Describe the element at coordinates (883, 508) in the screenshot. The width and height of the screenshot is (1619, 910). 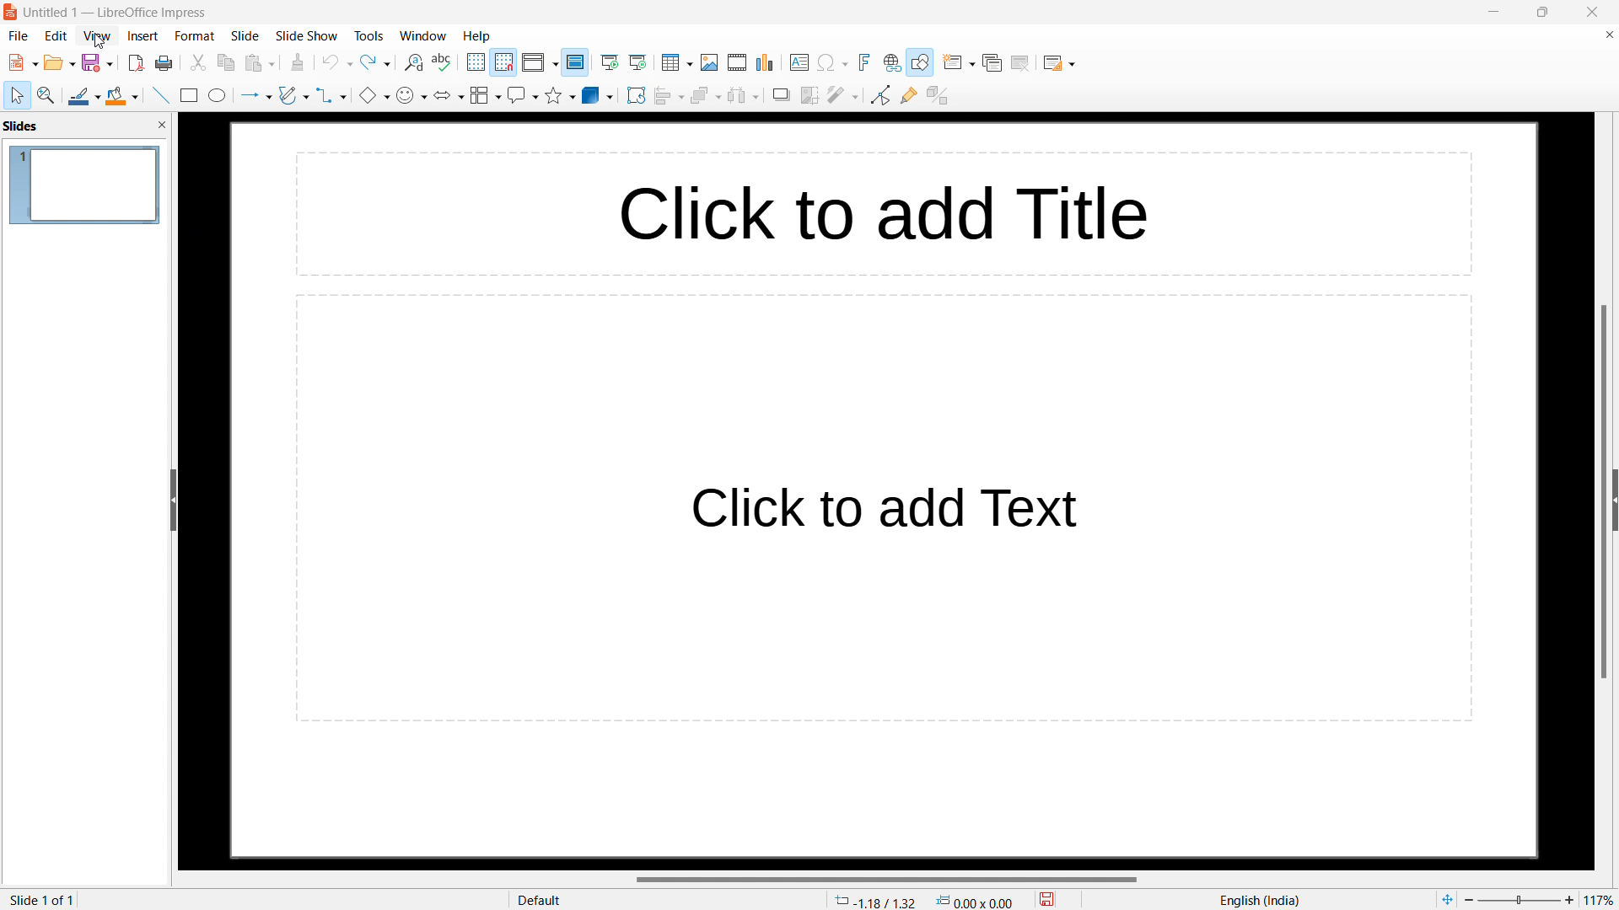
I see `click to add text` at that location.